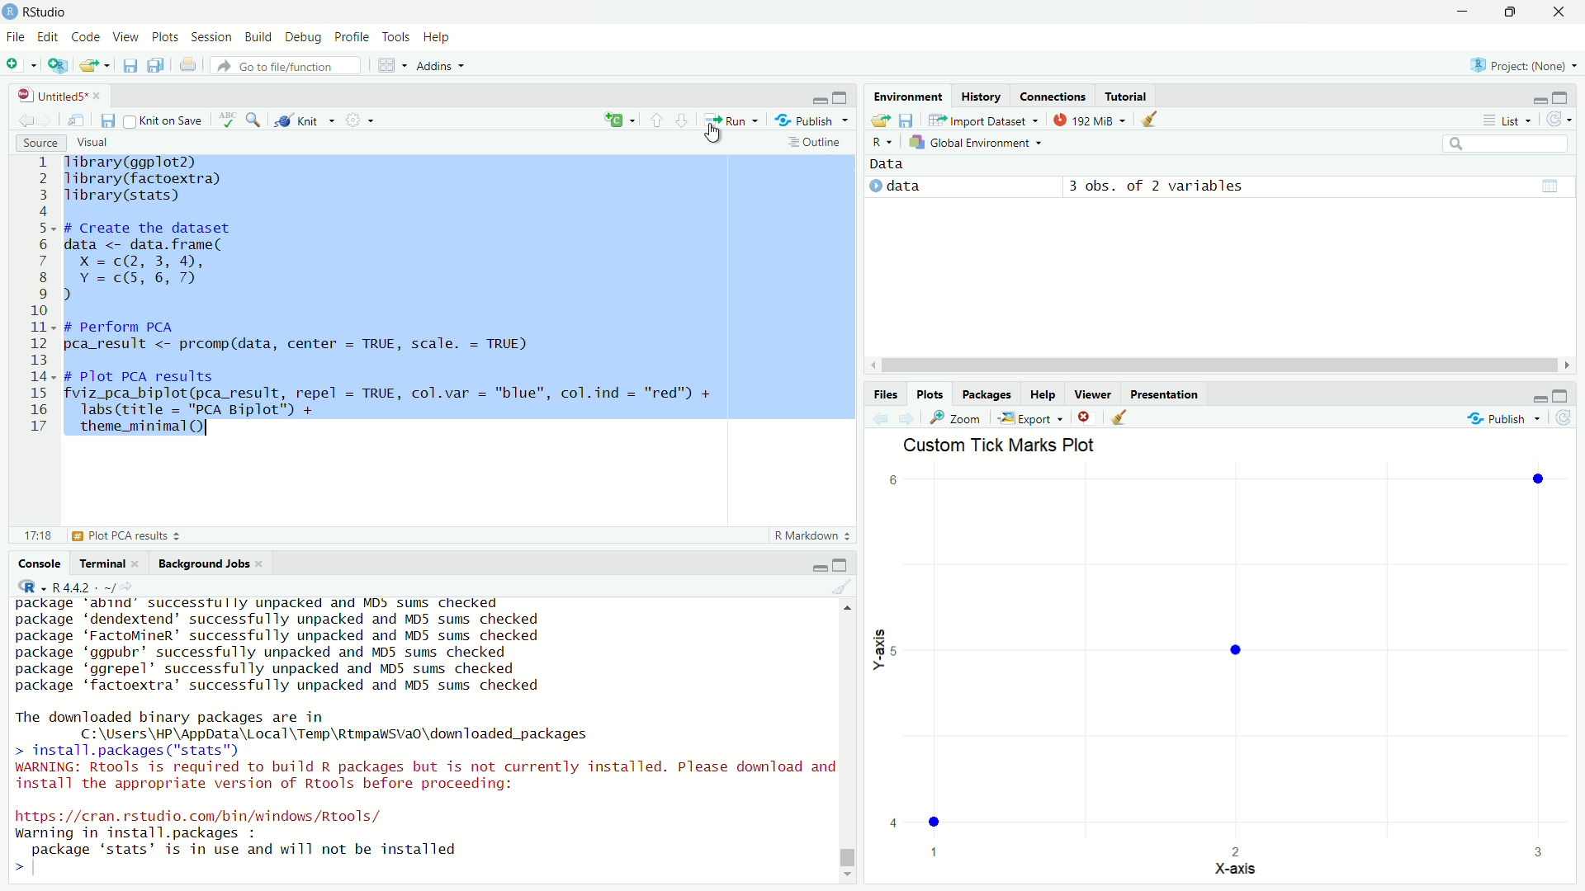 The height and width of the screenshot is (891, 1585). I want to click on R language version - 4.4.2, so click(89, 587).